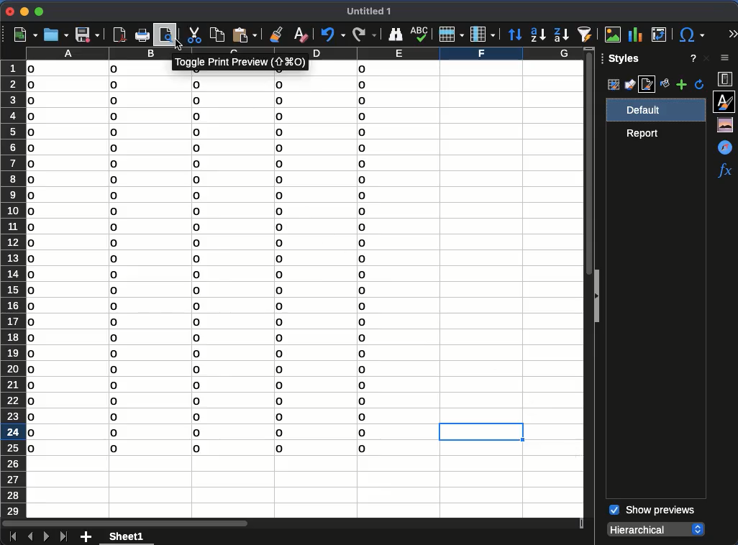 Image resolution: width=738 pixels, height=545 pixels. I want to click on sort, so click(514, 35).